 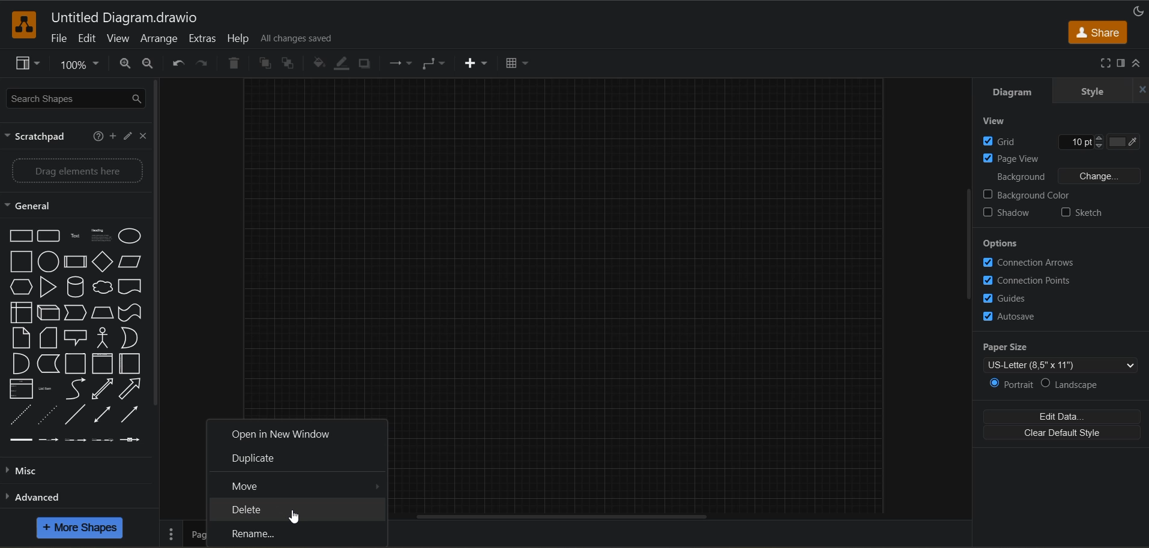 What do you see at coordinates (247, 486) in the screenshot?
I see `move` at bounding box center [247, 486].